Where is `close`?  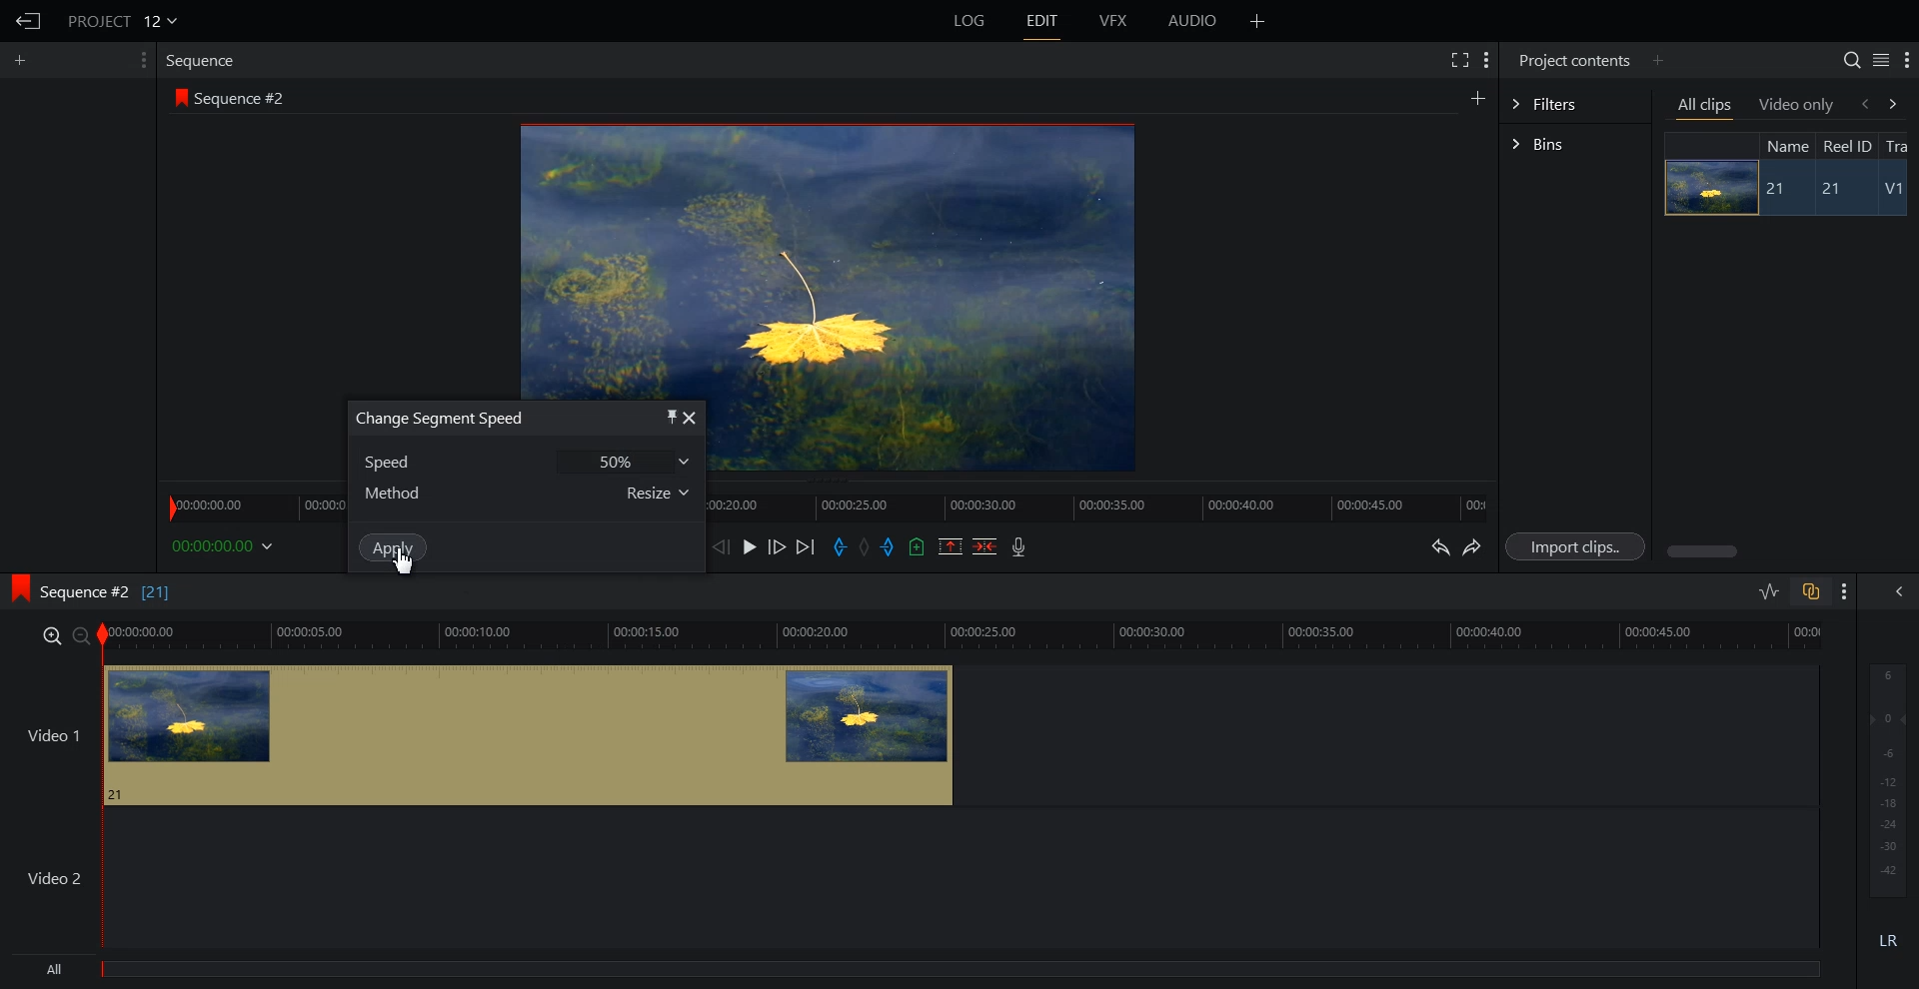 close is located at coordinates (693, 418).